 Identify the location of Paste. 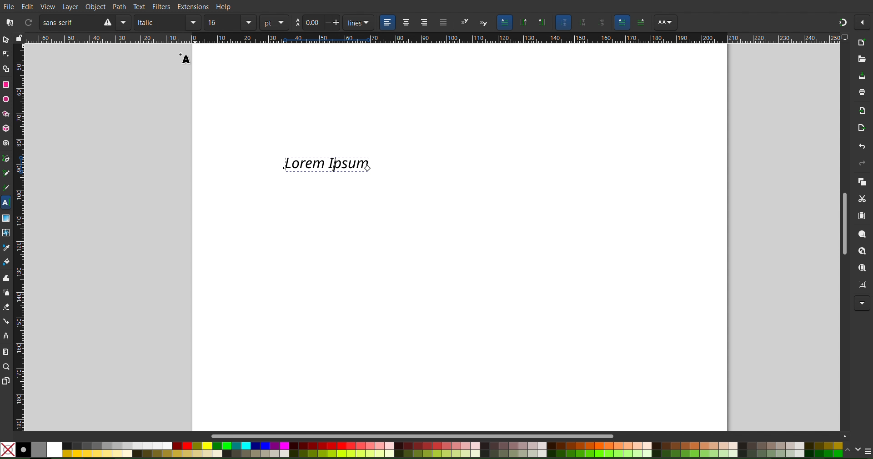
(863, 217).